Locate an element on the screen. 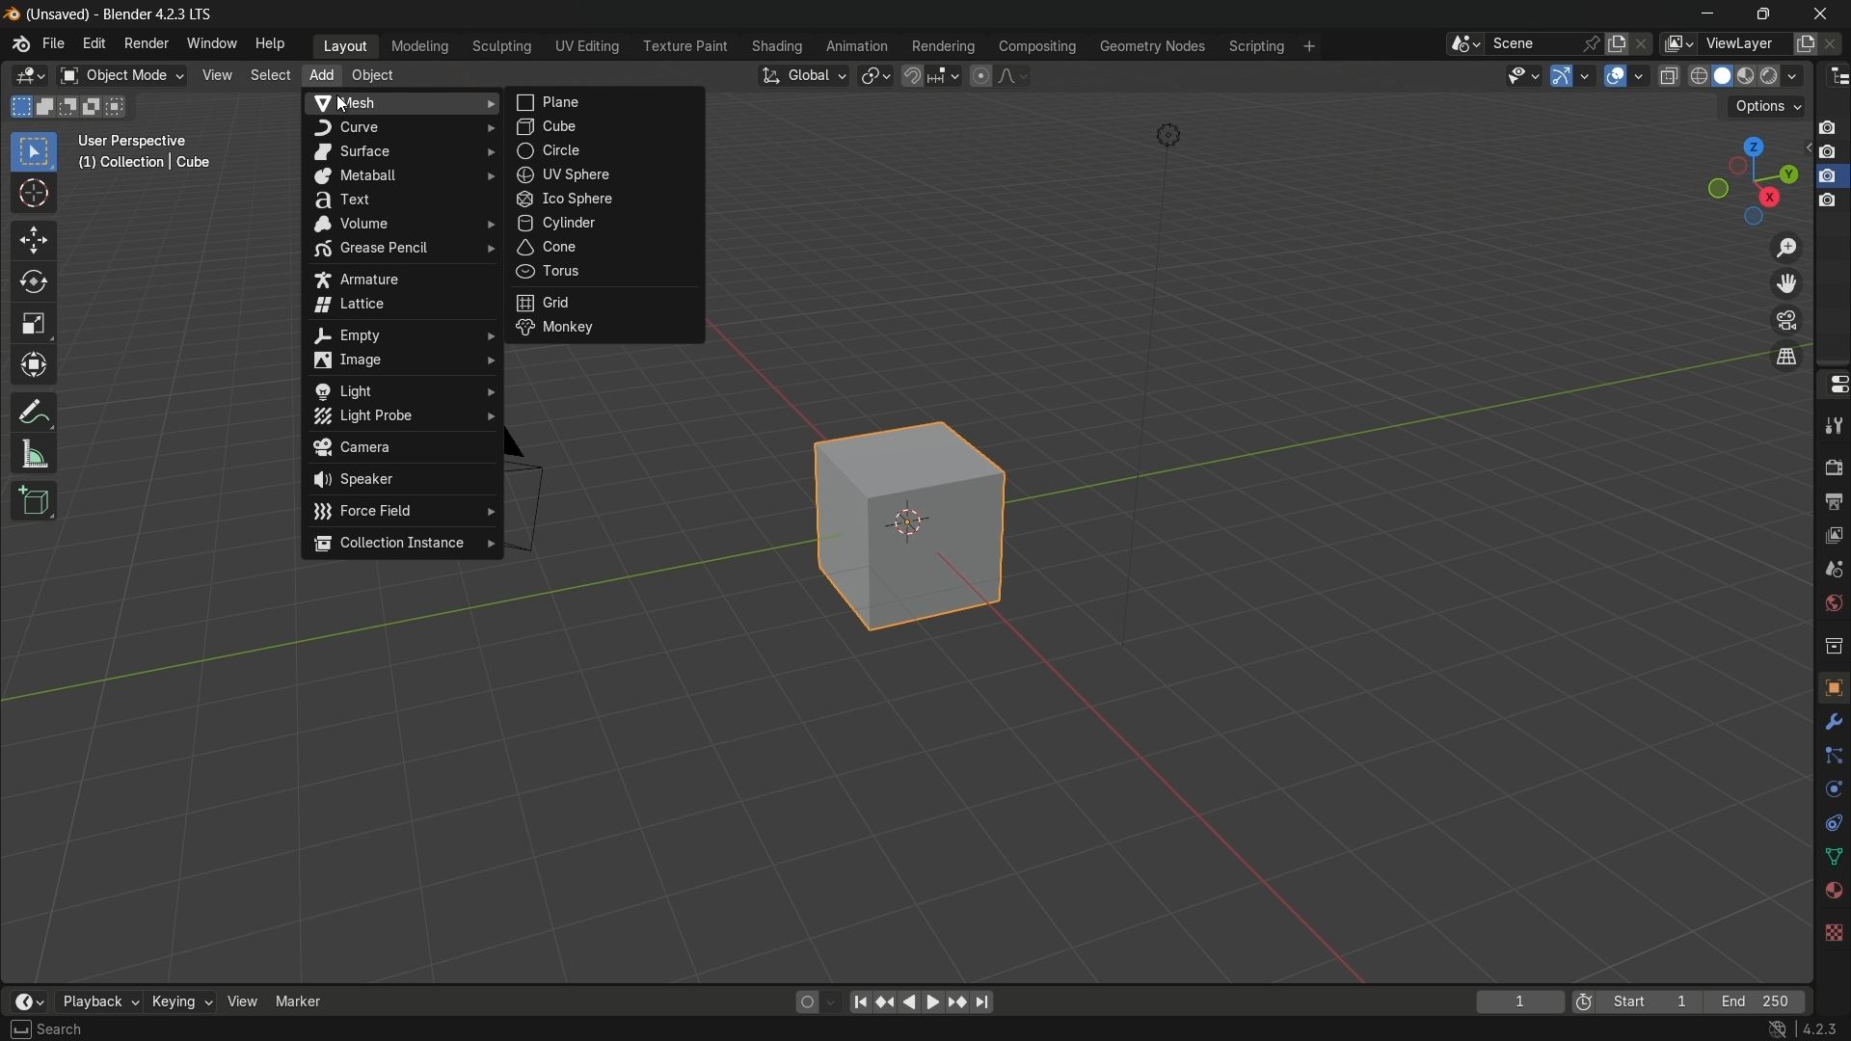 The image size is (1851, 1041). render is located at coordinates (1833, 463).